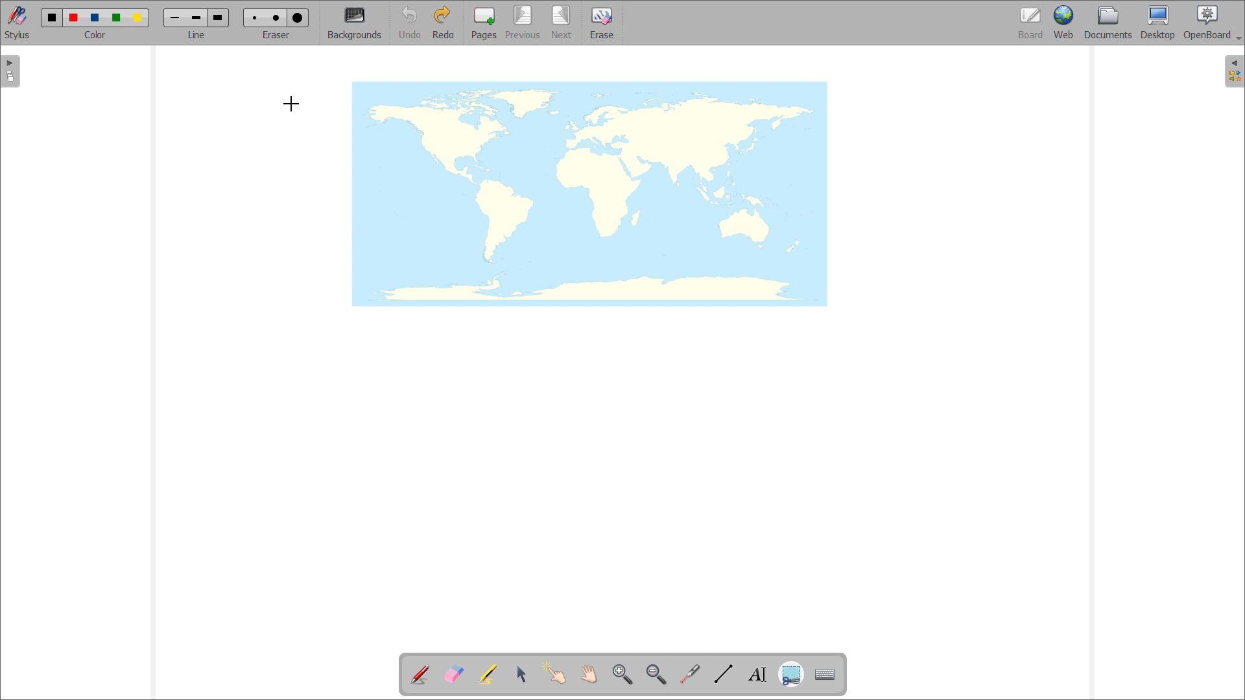 Image resolution: width=1245 pixels, height=700 pixels. What do you see at coordinates (523, 22) in the screenshot?
I see `previous page` at bounding box center [523, 22].